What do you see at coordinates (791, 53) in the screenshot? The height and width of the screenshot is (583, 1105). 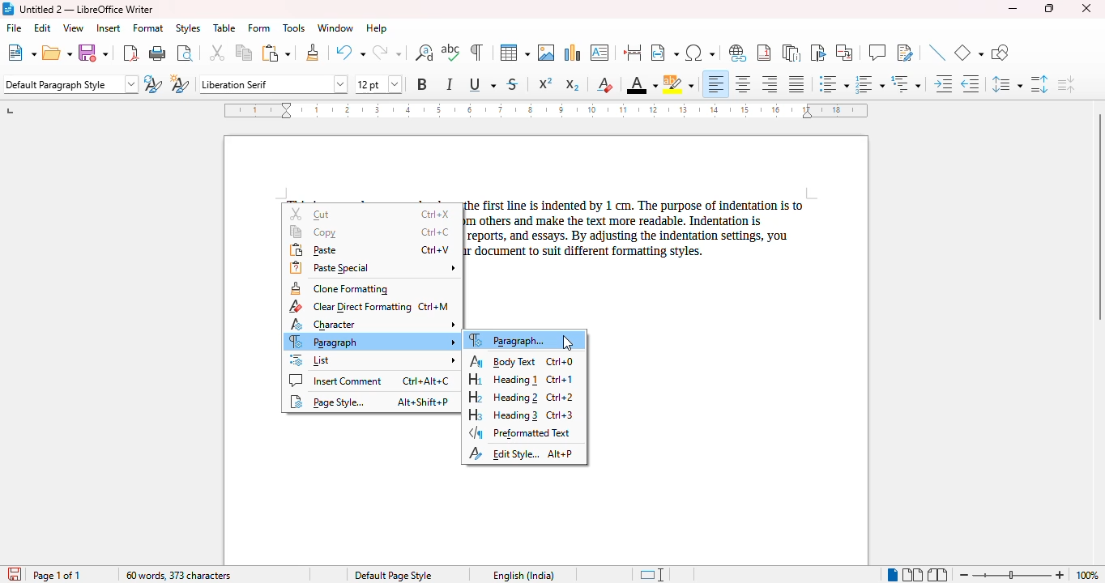 I see `insert endnote` at bounding box center [791, 53].